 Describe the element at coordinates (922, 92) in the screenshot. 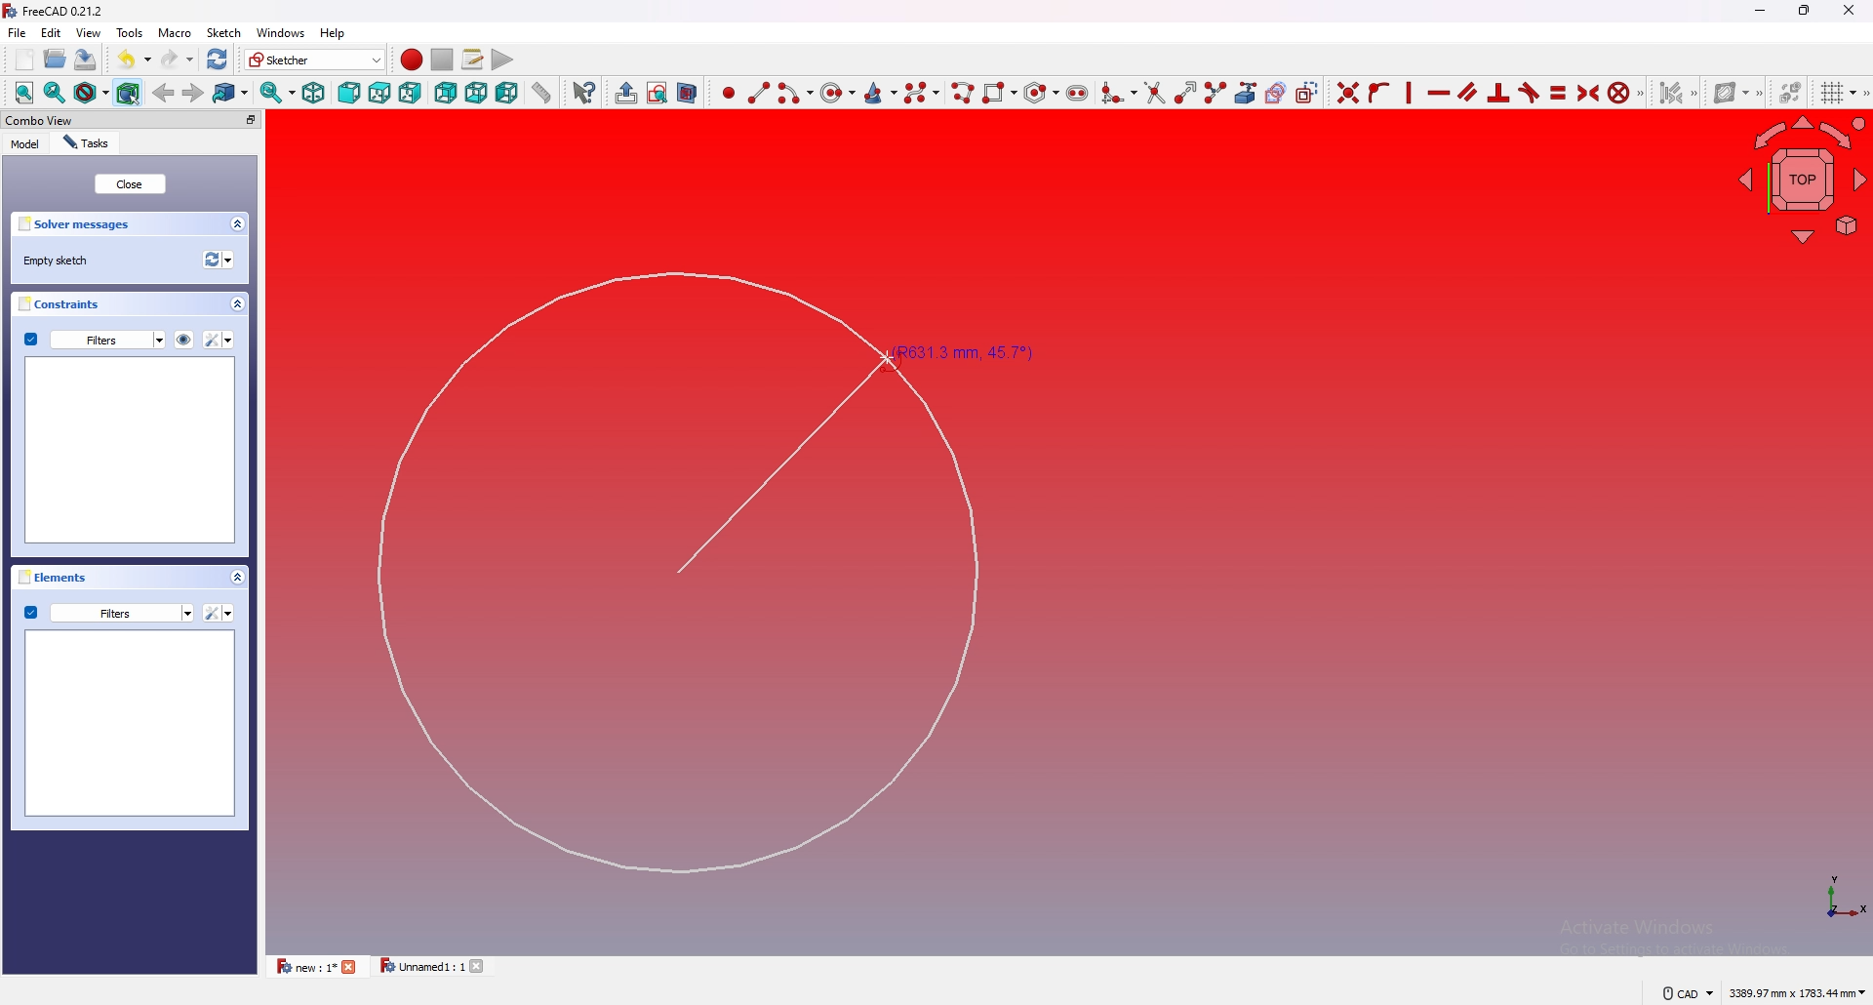

I see `create b spline` at that location.